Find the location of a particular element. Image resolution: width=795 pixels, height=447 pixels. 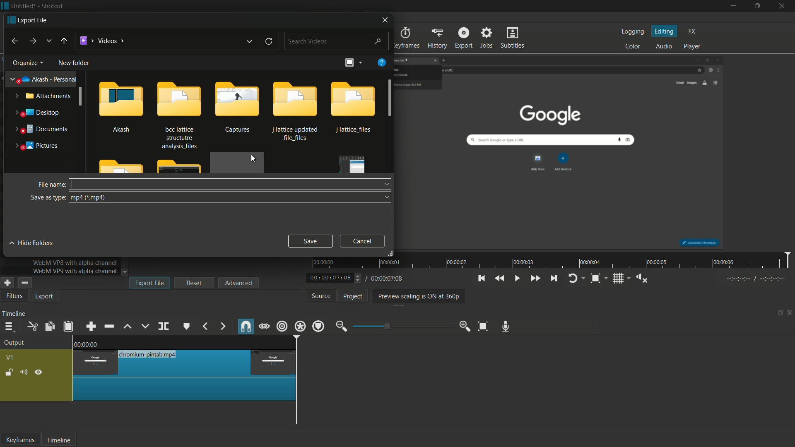

snap is located at coordinates (245, 326).